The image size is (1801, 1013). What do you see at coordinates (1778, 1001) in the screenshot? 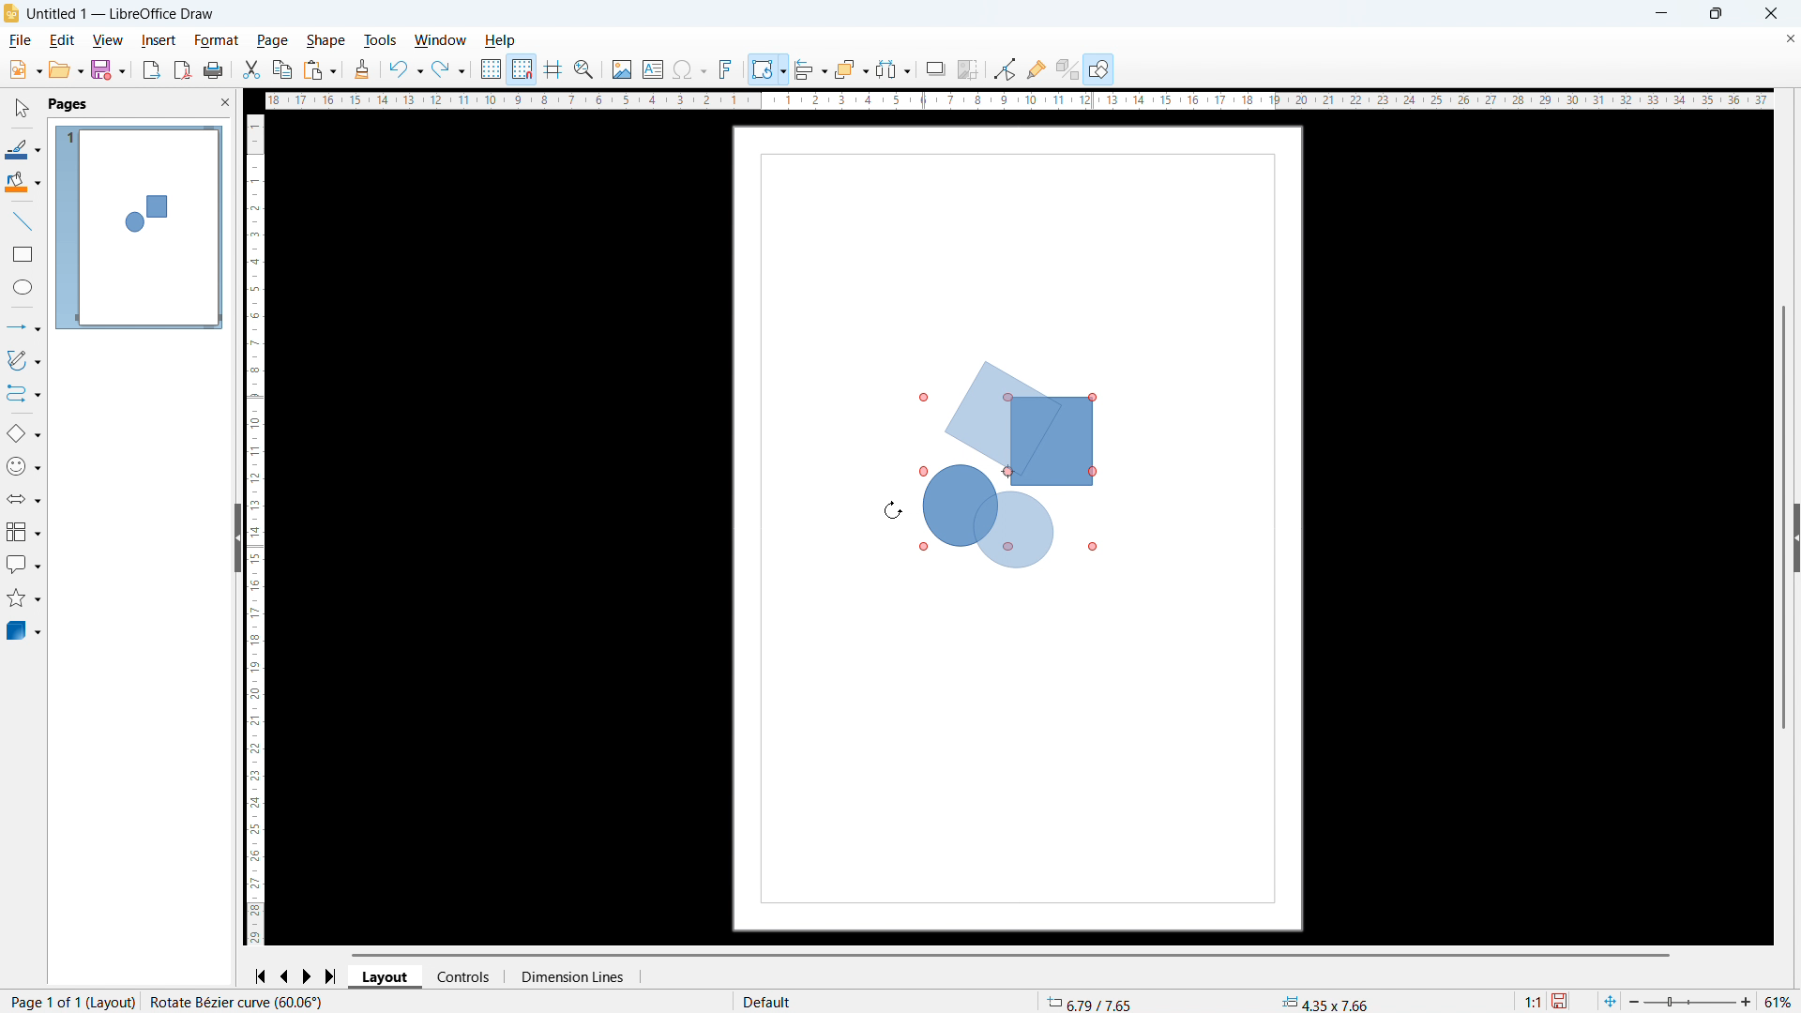
I see `Zoom level ` at bounding box center [1778, 1001].